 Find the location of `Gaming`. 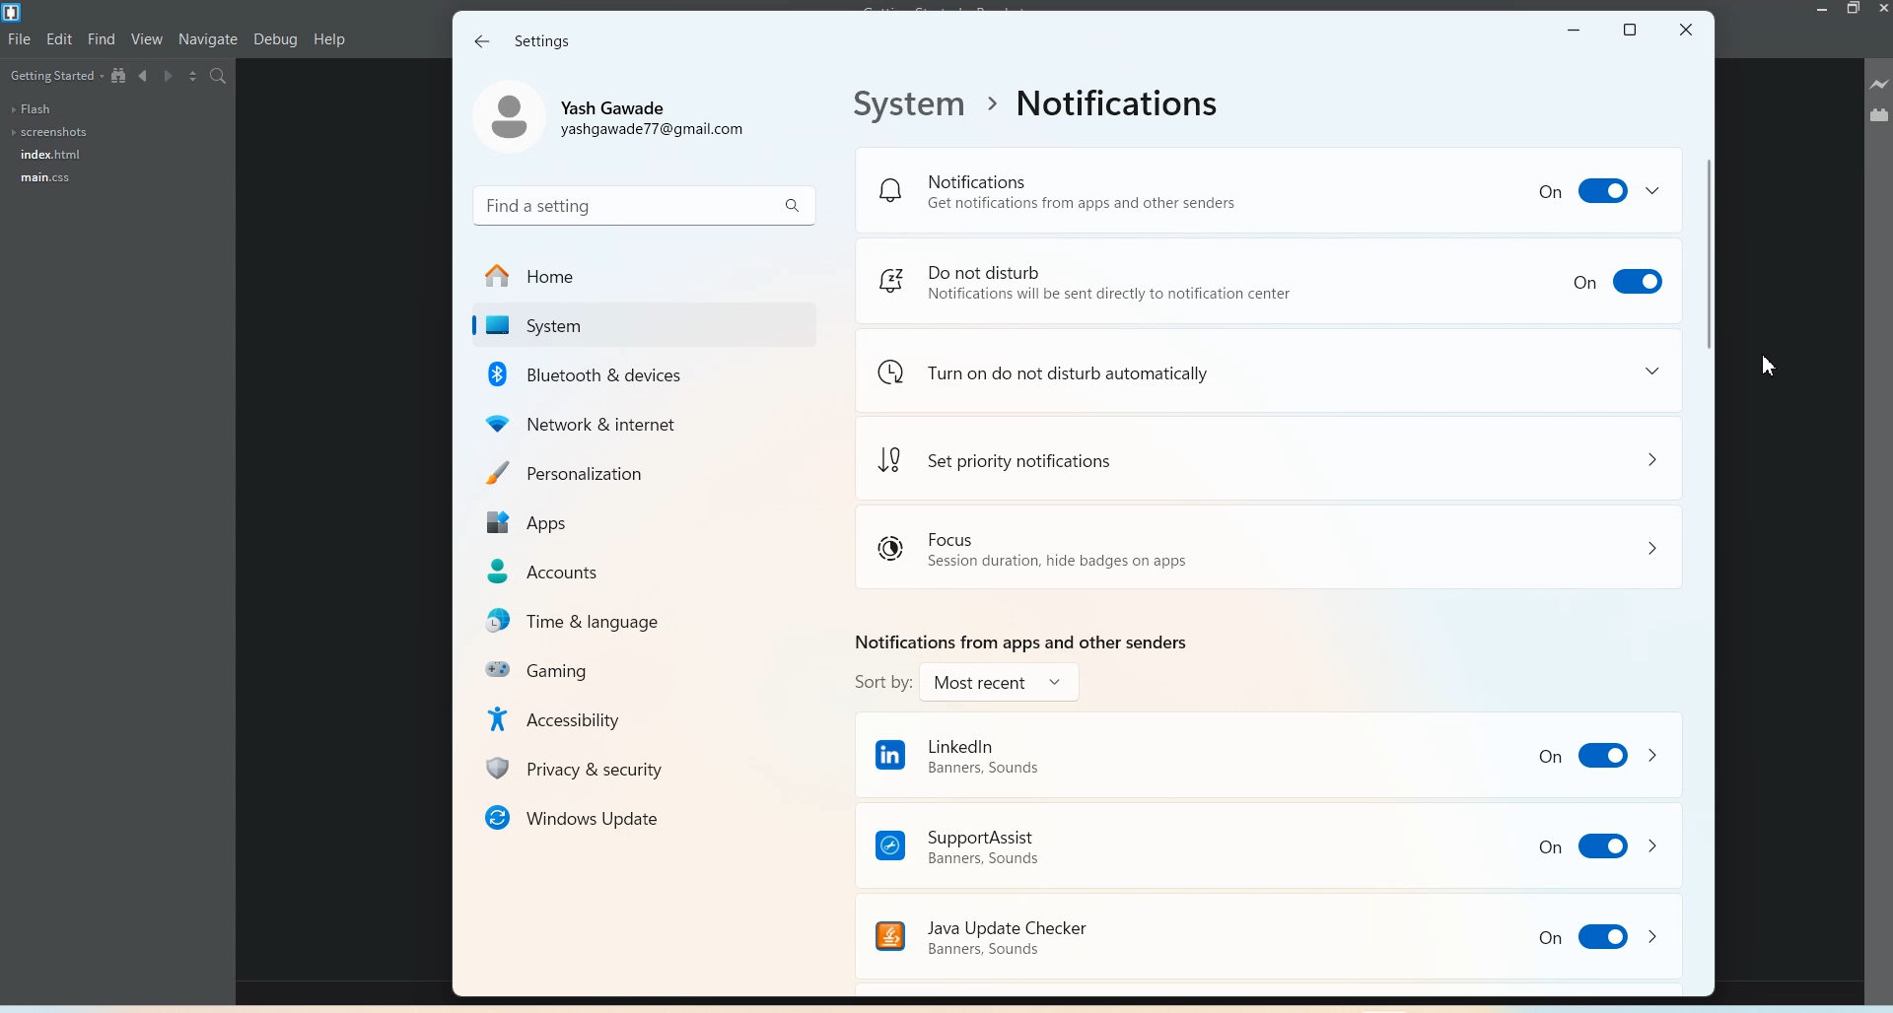

Gaming is located at coordinates (638, 669).